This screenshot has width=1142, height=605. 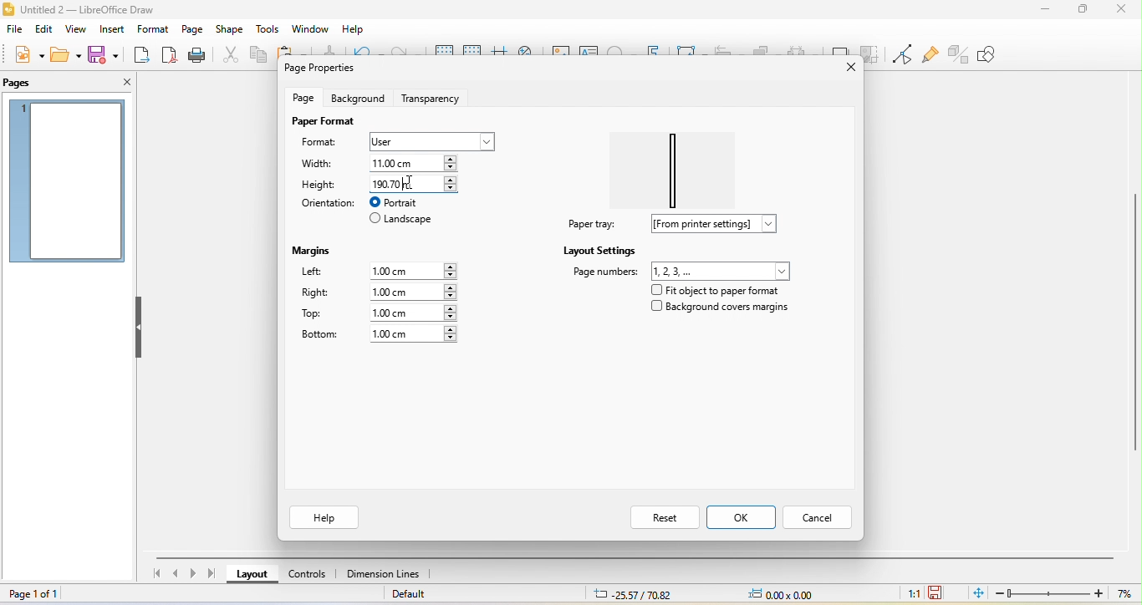 What do you see at coordinates (682, 270) in the screenshot?
I see `page number` at bounding box center [682, 270].